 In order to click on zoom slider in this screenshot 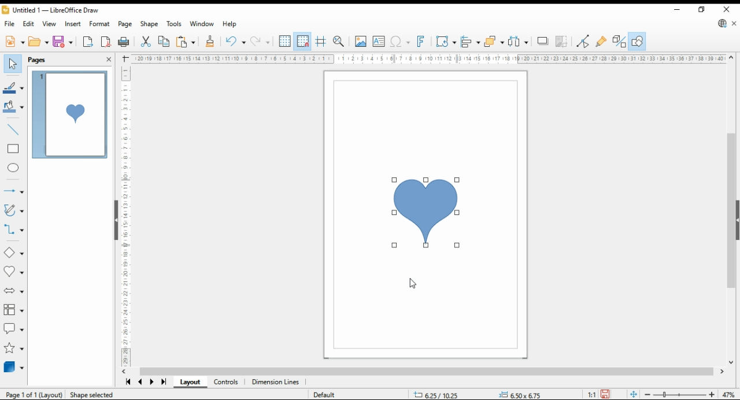, I will do `click(678, 394)`.